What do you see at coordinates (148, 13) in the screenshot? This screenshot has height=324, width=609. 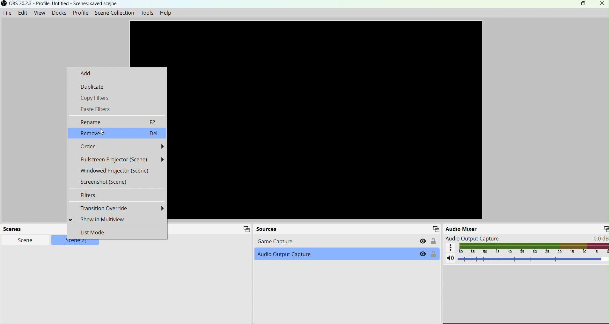 I see `Tools` at bounding box center [148, 13].